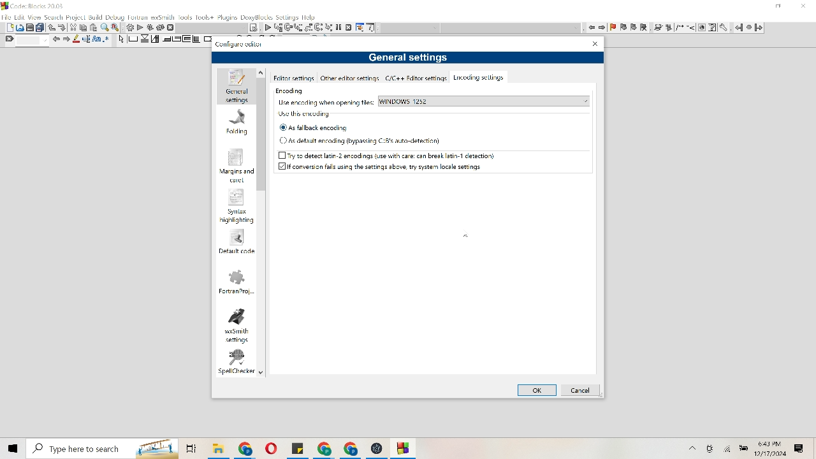  What do you see at coordinates (25, 41) in the screenshot?
I see `Find` at bounding box center [25, 41].